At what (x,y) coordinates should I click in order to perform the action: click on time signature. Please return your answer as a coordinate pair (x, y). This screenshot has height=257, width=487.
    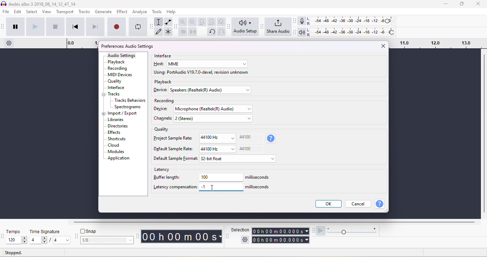
    Looking at the image, I should click on (45, 231).